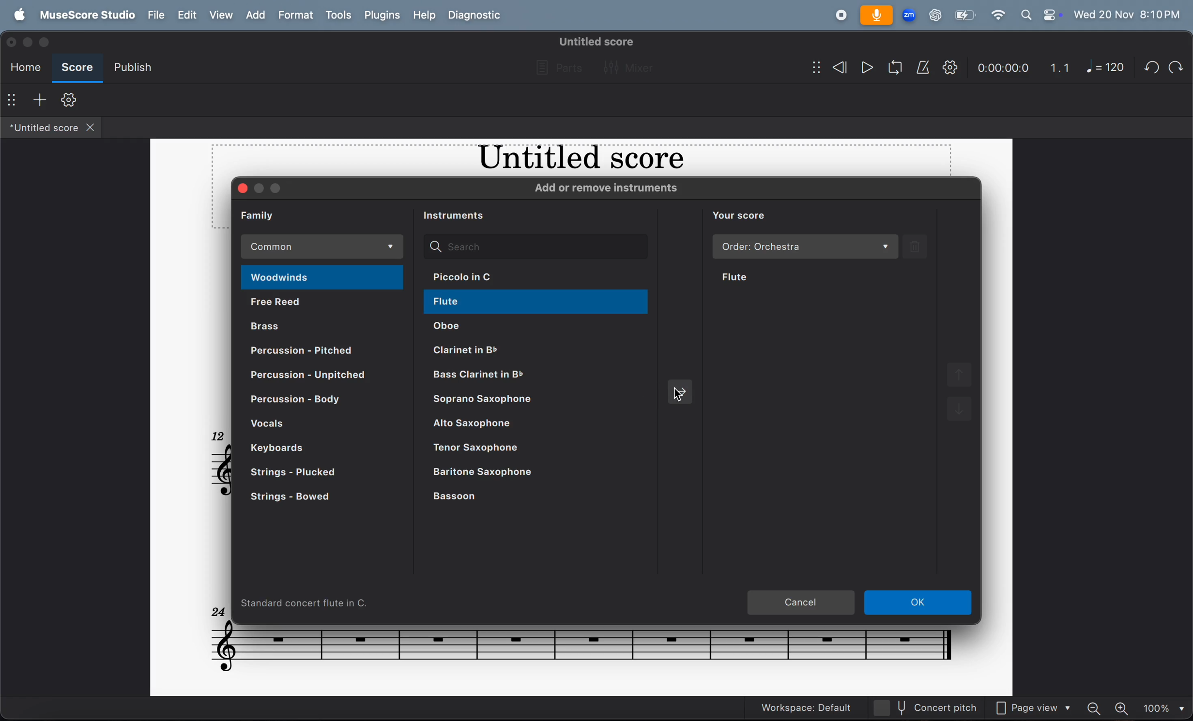  I want to click on move up, so click(963, 375).